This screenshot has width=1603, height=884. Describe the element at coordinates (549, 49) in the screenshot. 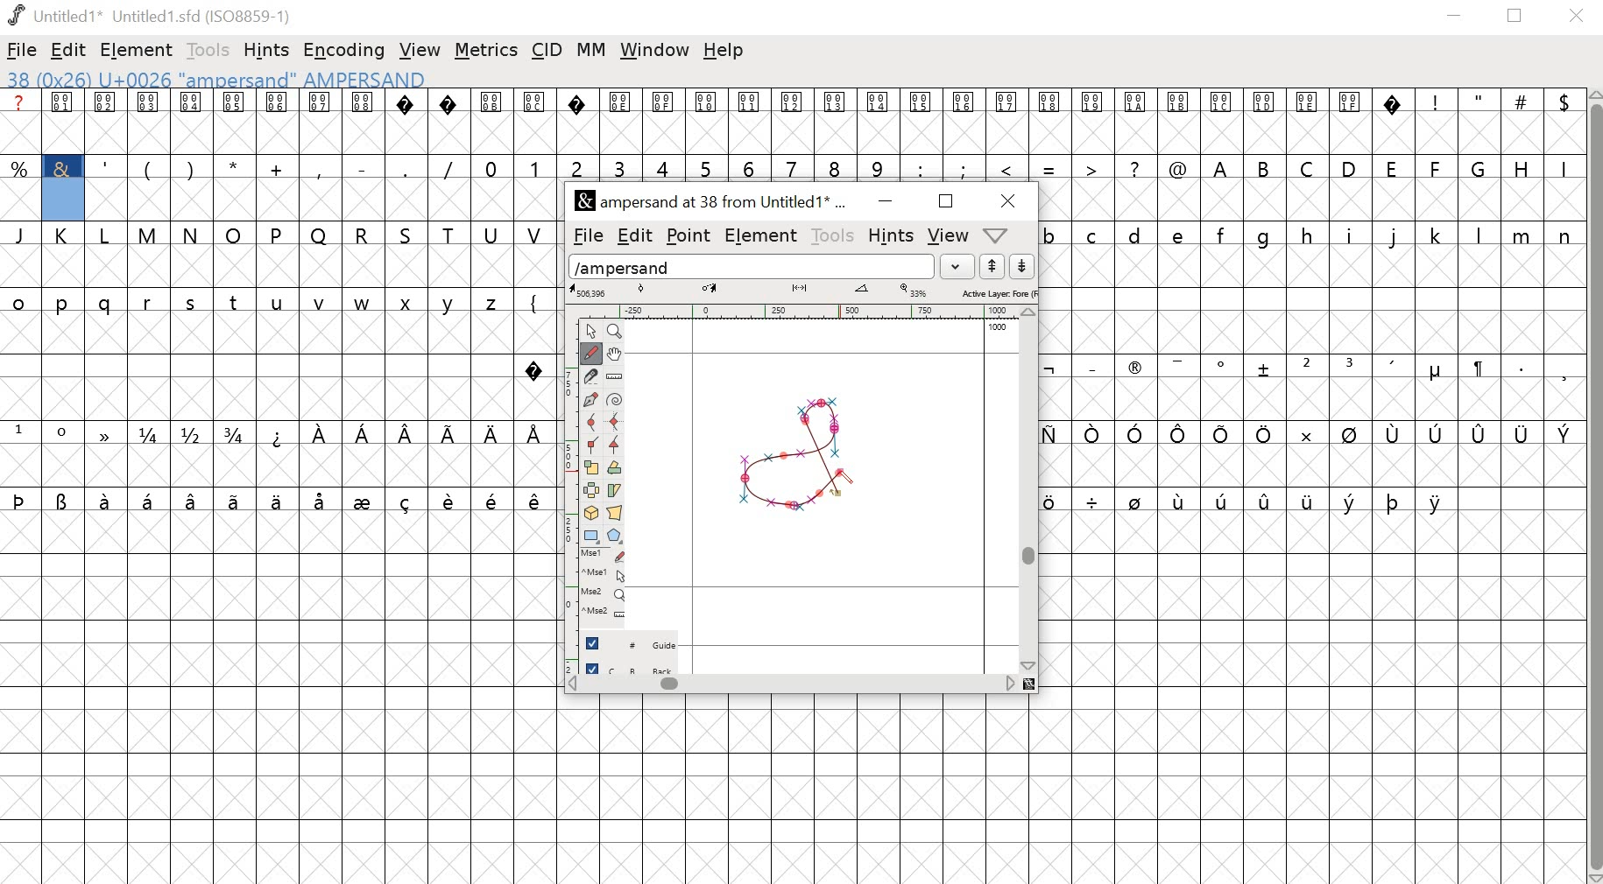

I see `cid` at that location.